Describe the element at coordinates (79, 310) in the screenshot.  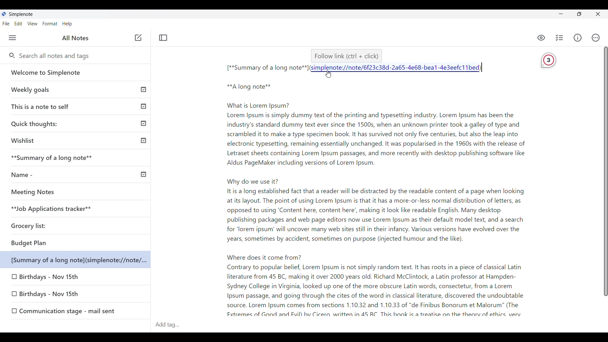
I see `Communication stage - mail sent` at that location.